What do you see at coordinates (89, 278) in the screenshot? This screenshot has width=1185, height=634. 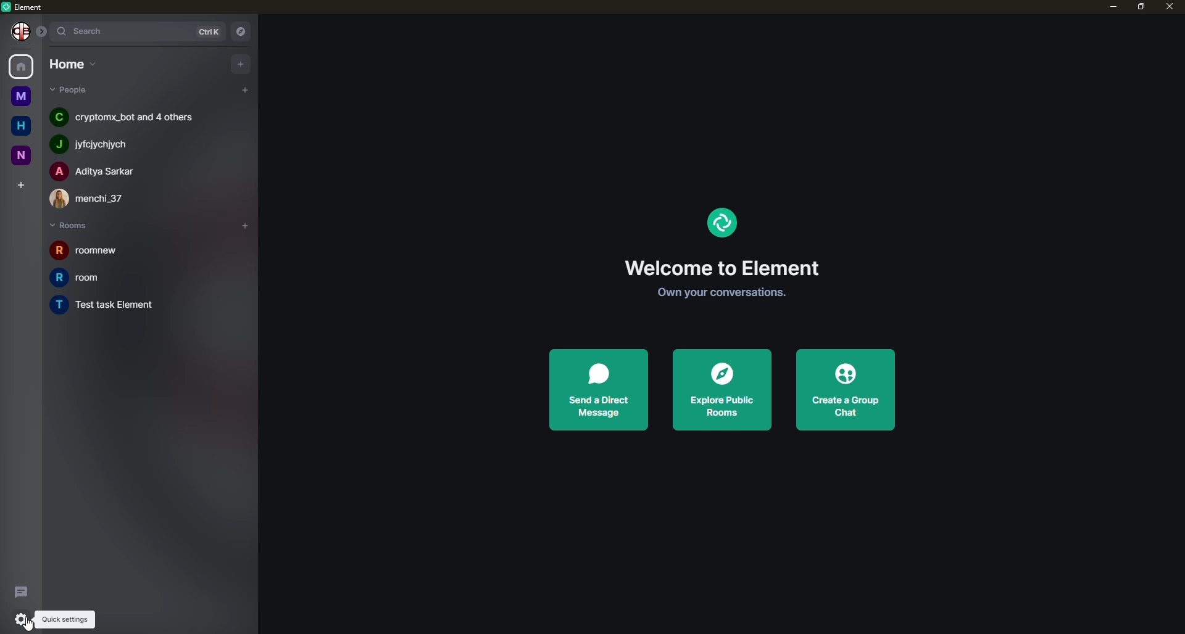 I see `room` at bounding box center [89, 278].